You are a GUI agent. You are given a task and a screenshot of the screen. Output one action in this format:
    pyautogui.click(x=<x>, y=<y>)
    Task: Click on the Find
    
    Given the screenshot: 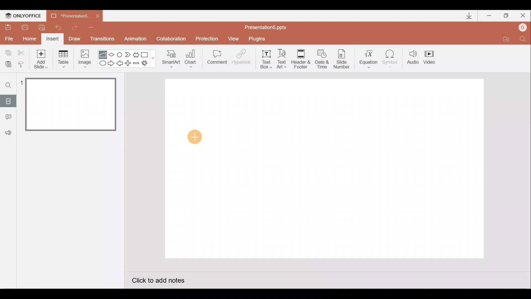 What is the action you would take?
    pyautogui.click(x=9, y=85)
    